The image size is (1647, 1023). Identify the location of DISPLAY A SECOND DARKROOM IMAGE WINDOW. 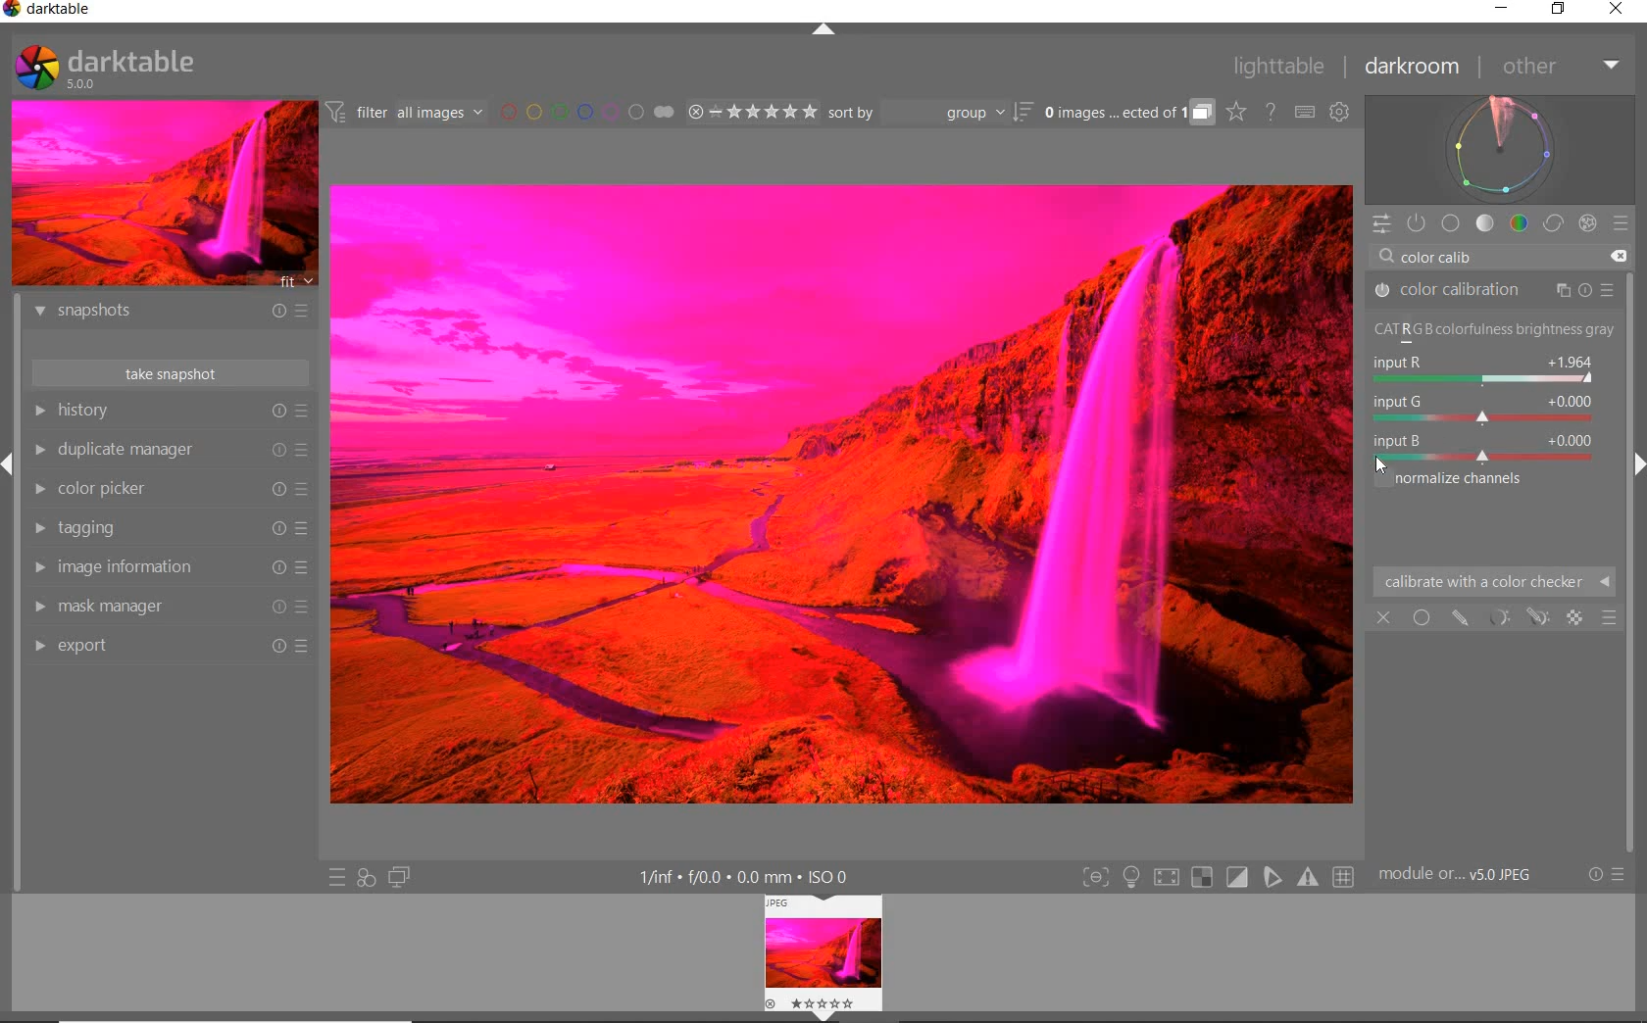
(400, 877).